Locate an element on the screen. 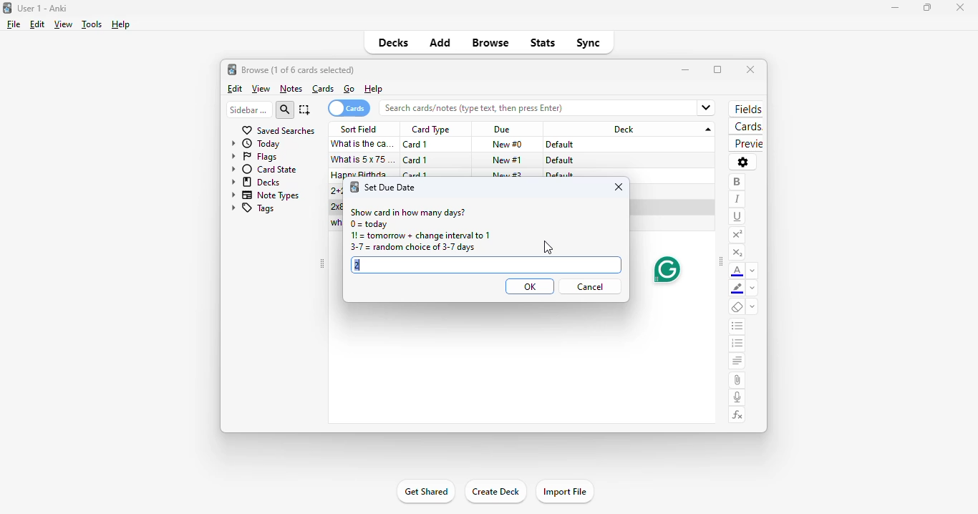 This screenshot has width=978, height=514. decks is located at coordinates (394, 42).